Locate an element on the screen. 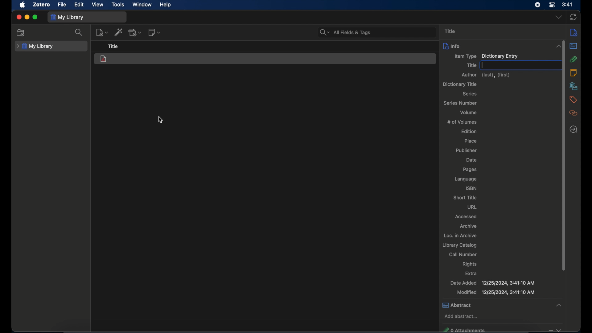  view is located at coordinates (97, 5).